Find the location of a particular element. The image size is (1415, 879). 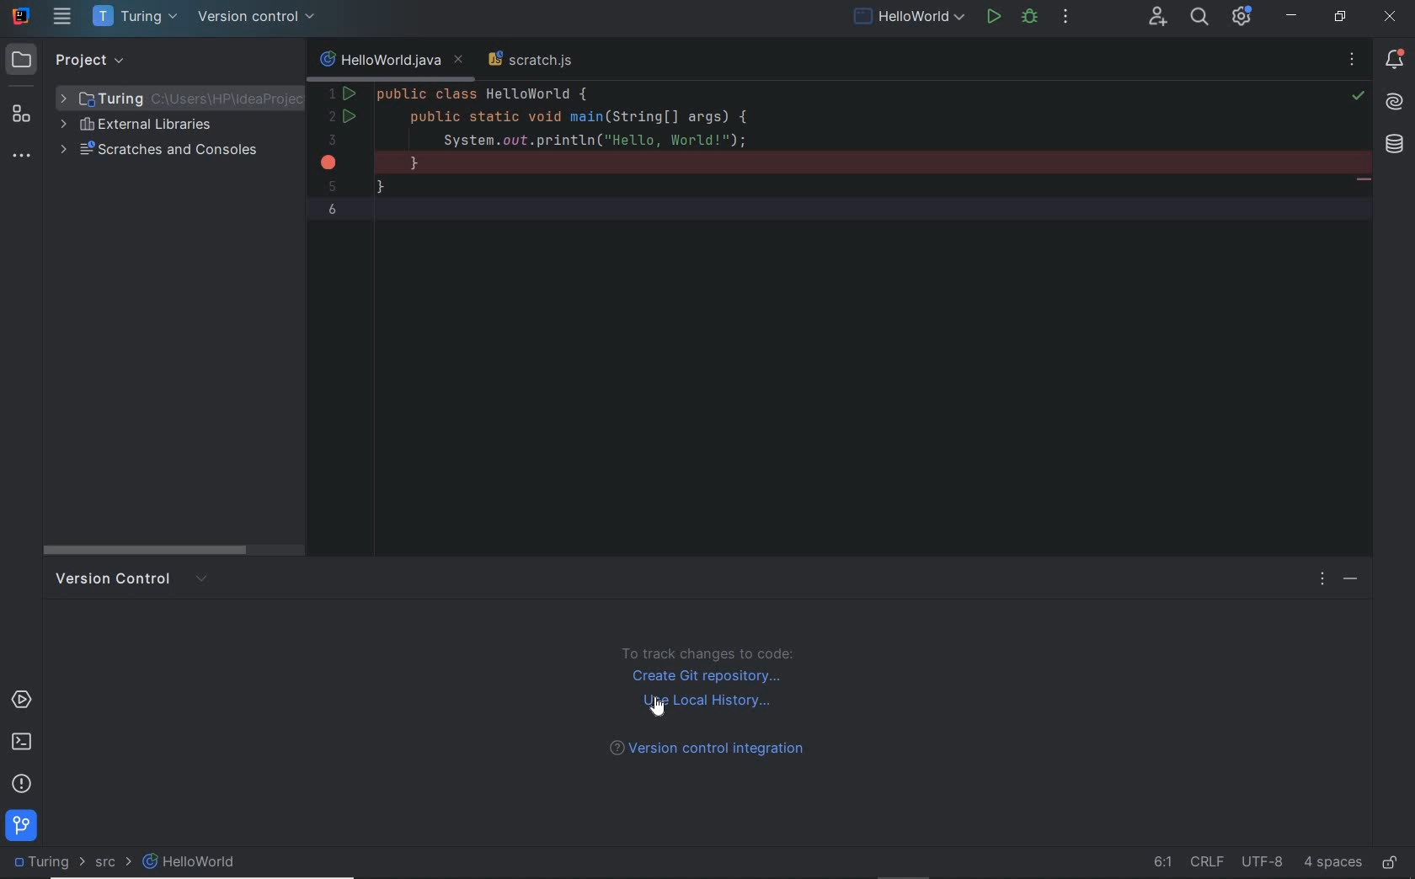

close is located at coordinates (1389, 16).